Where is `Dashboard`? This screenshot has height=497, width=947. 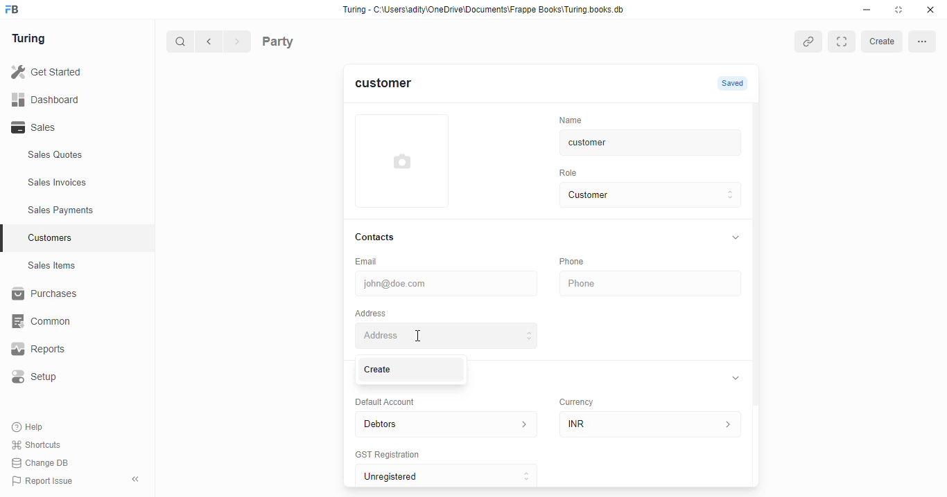 Dashboard is located at coordinates (66, 99).